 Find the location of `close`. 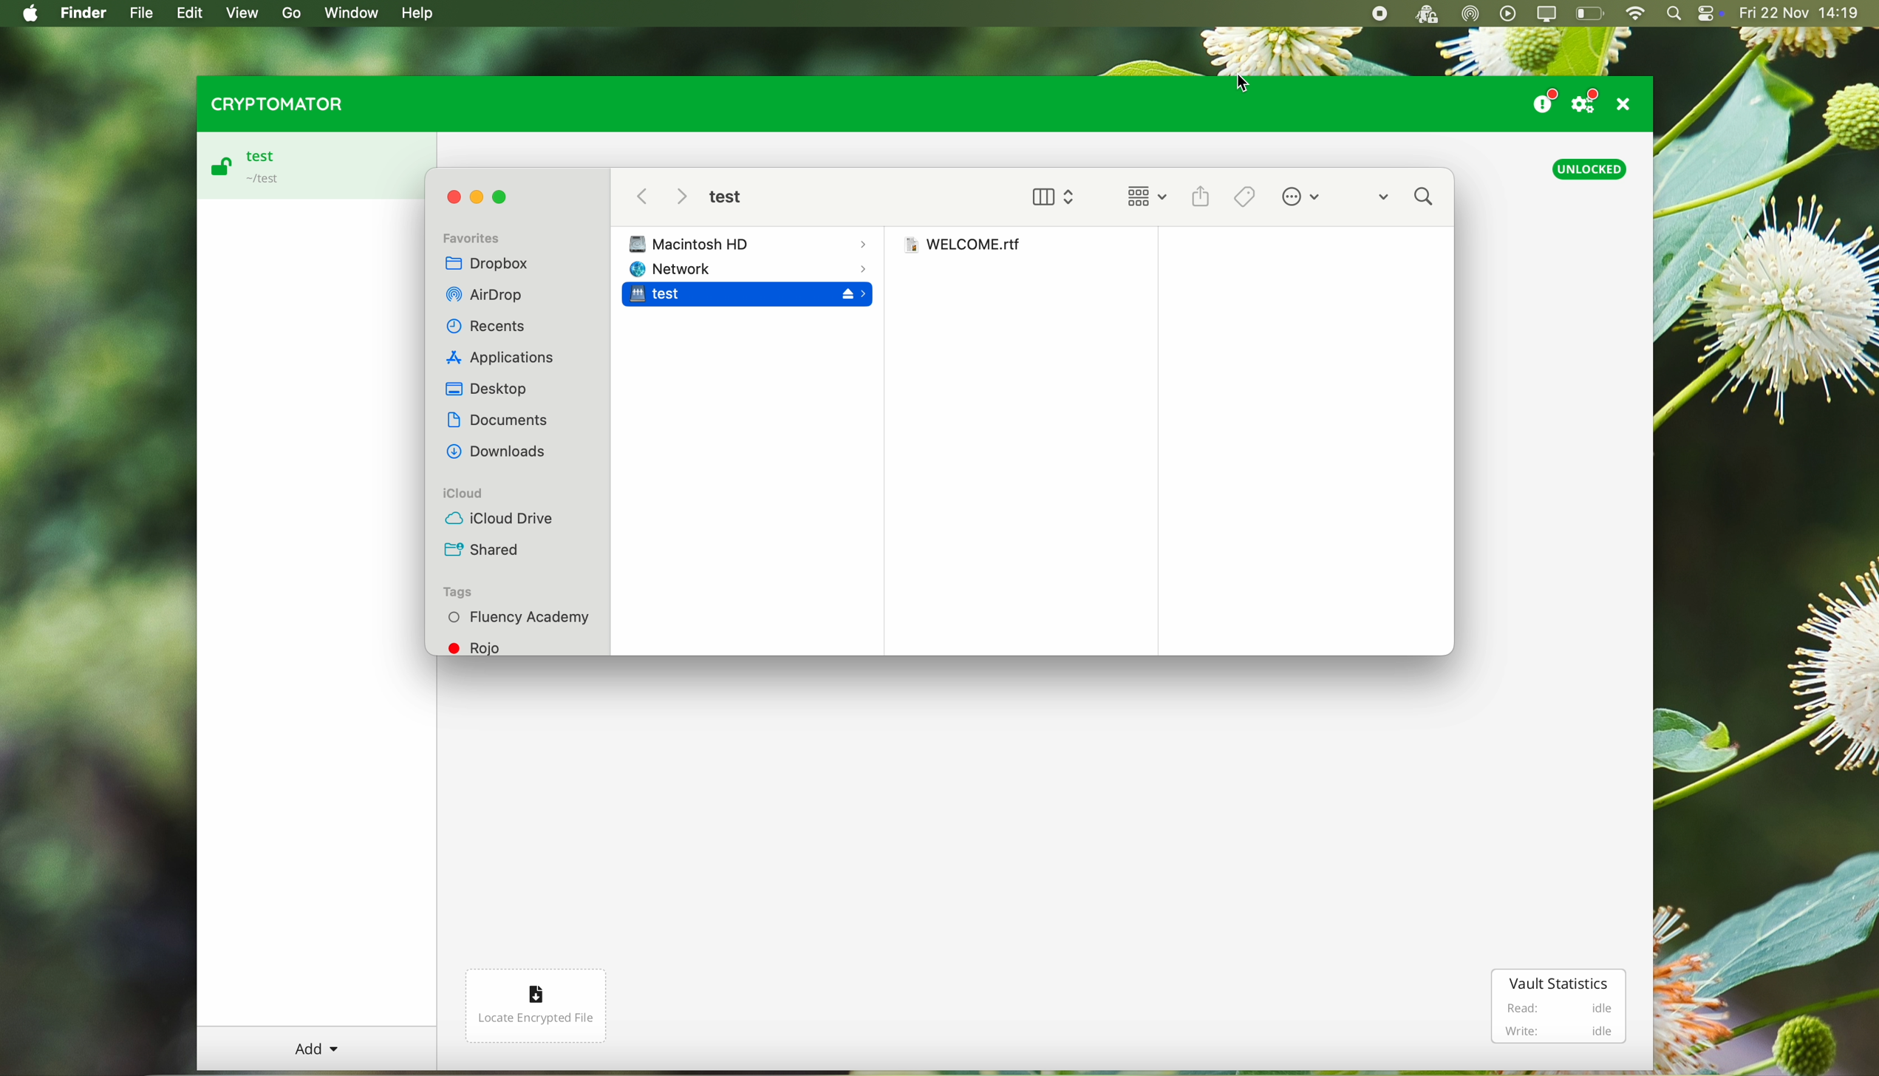

close is located at coordinates (454, 197).